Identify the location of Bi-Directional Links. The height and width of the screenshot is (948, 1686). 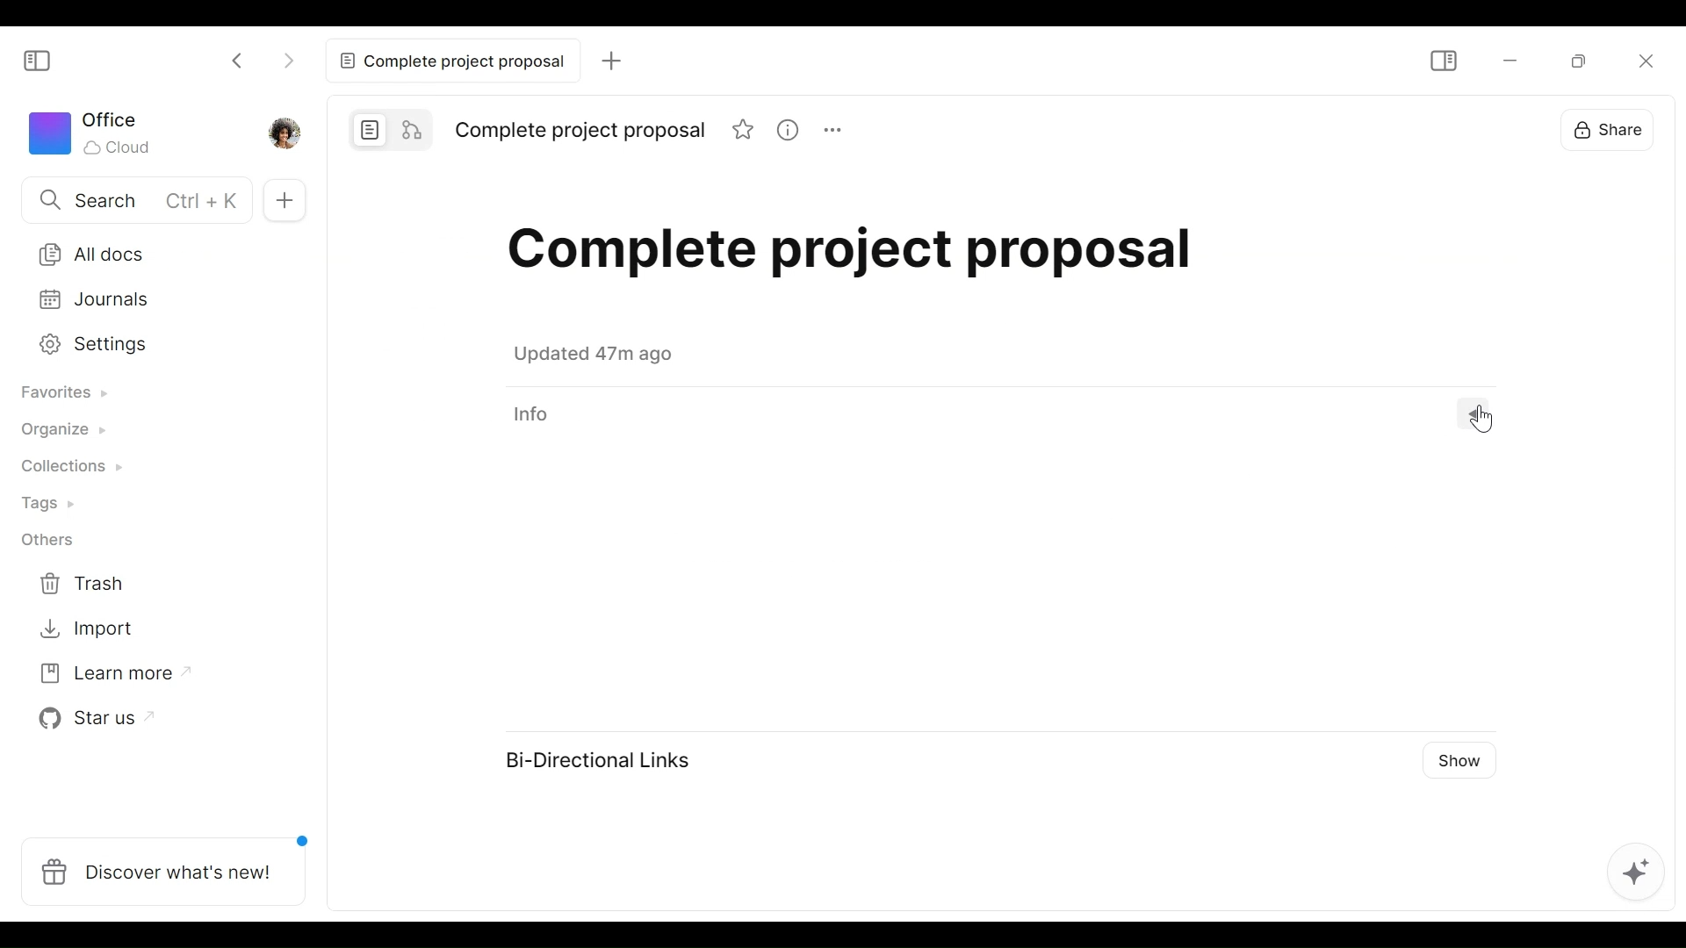
(602, 761).